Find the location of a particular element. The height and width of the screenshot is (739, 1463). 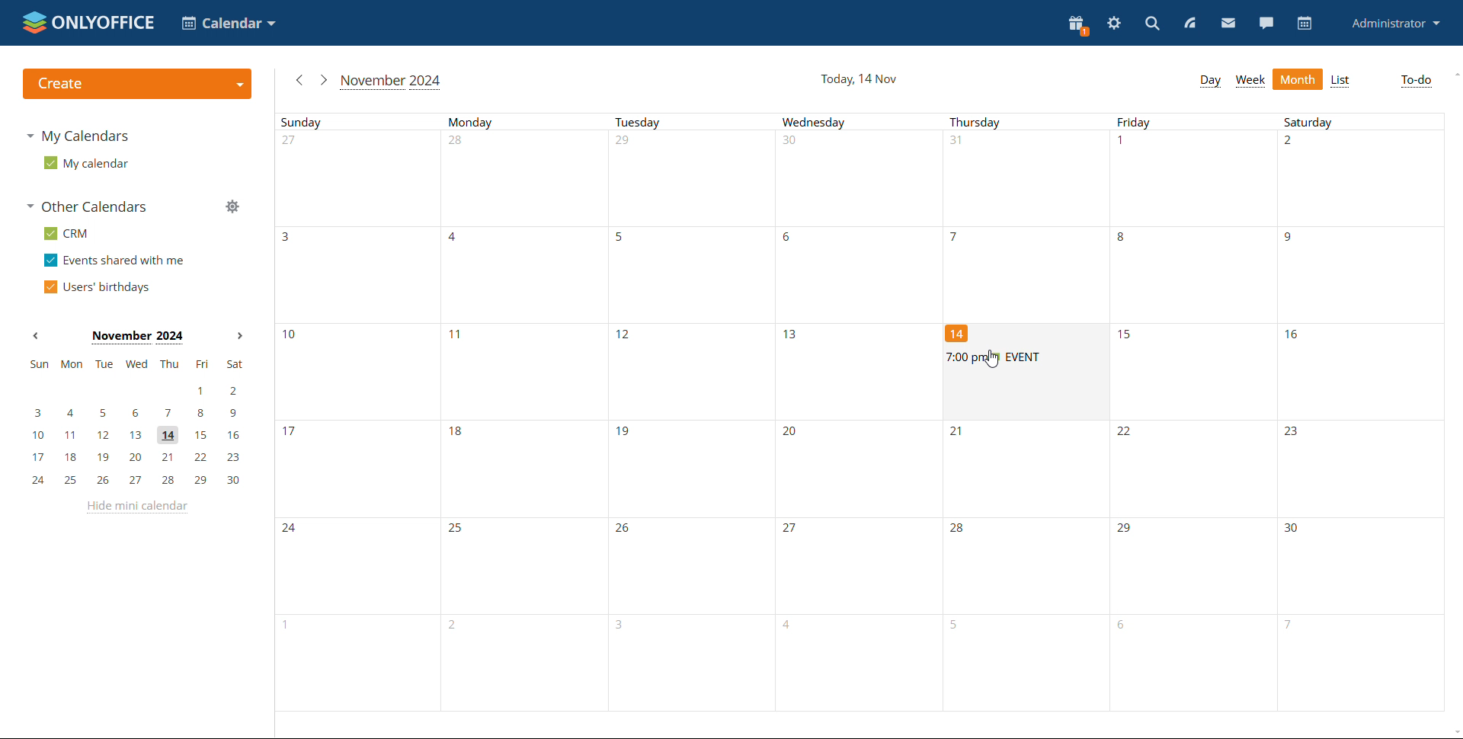

logo is located at coordinates (139, 84).